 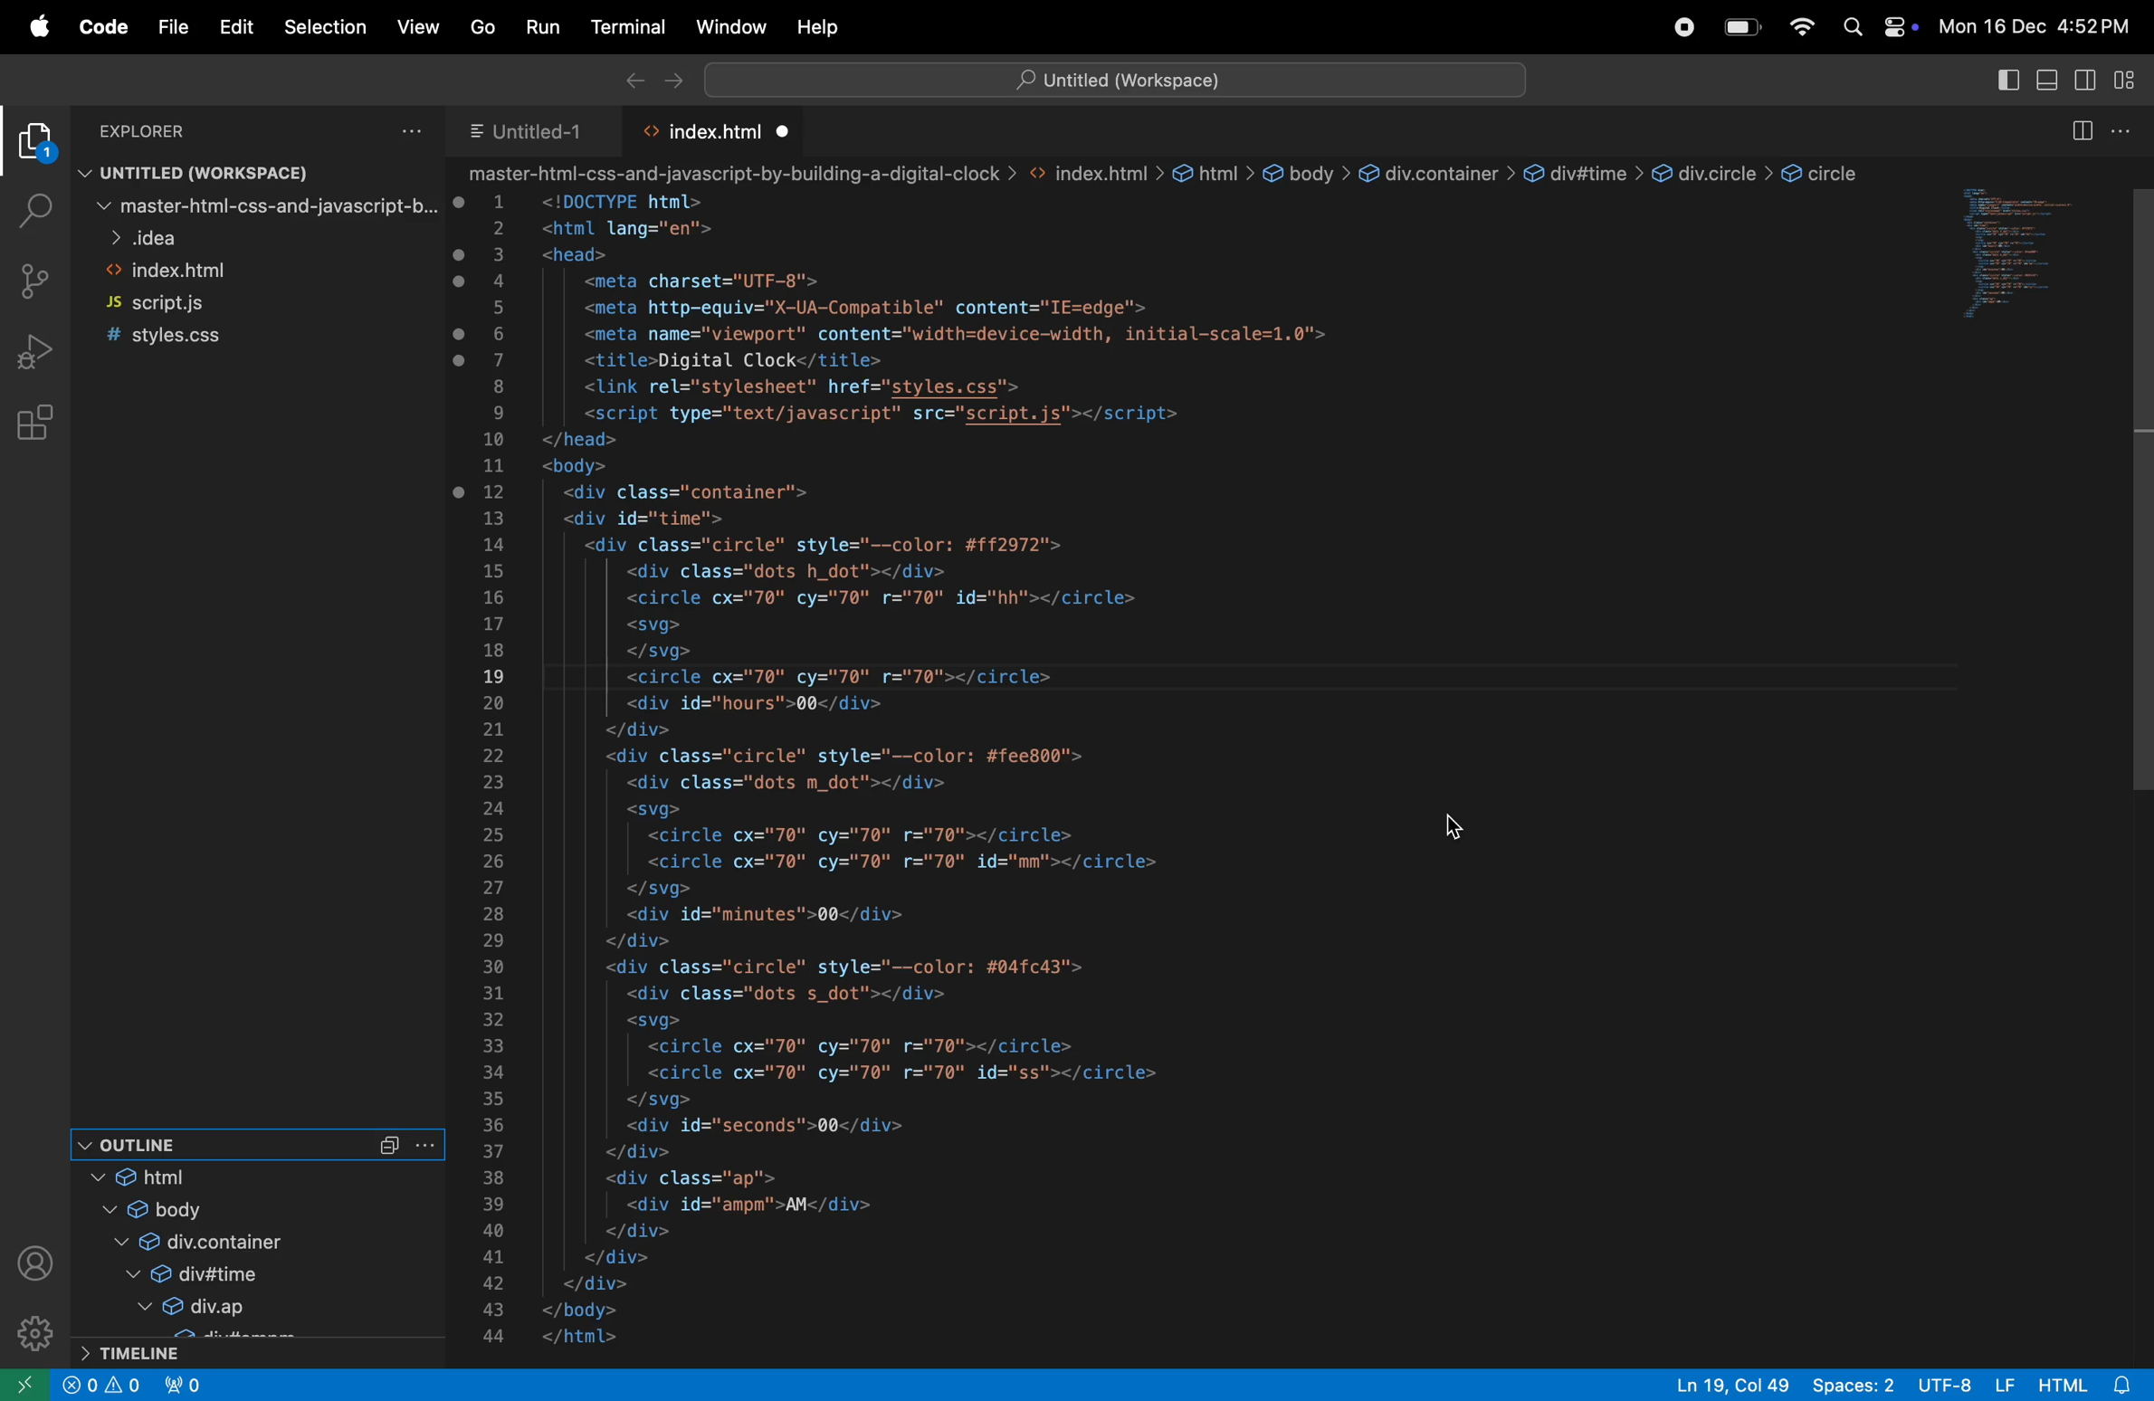 What do you see at coordinates (159, 1354) in the screenshot?
I see `timeline` at bounding box center [159, 1354].